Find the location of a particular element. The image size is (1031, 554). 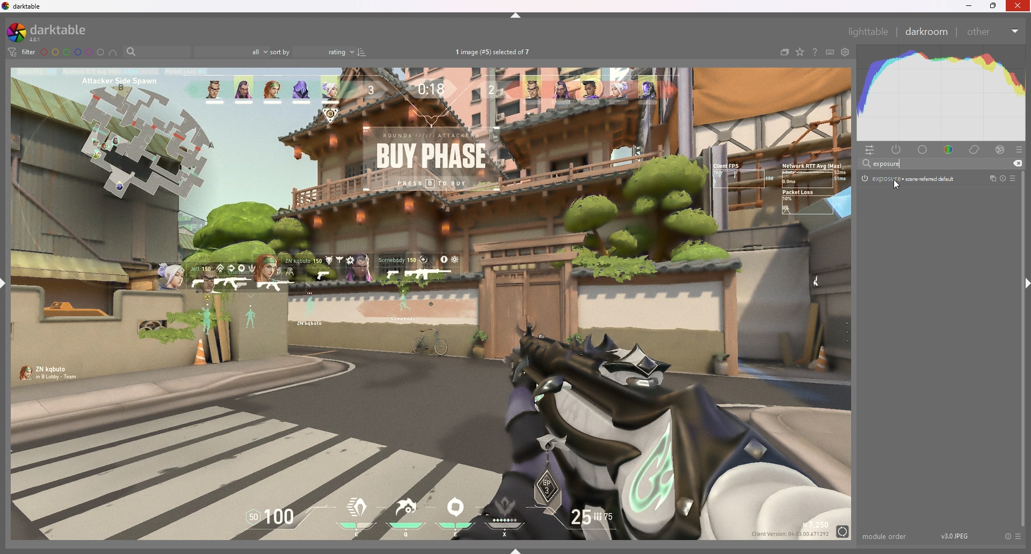

darktable is located at coordinates (24, 6).